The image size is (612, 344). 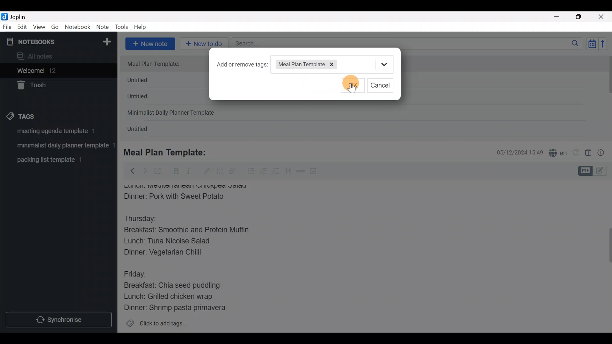 I want to click on Numbered list, so click(x=264, y=172).